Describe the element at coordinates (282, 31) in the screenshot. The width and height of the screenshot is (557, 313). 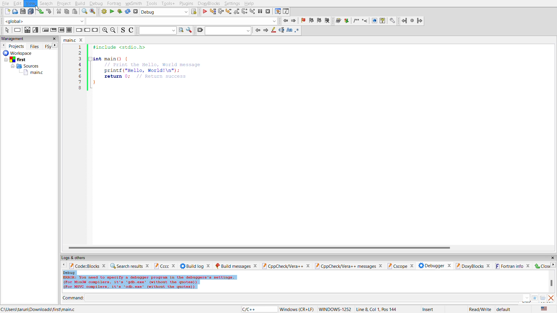
I see `selected text` at that location.